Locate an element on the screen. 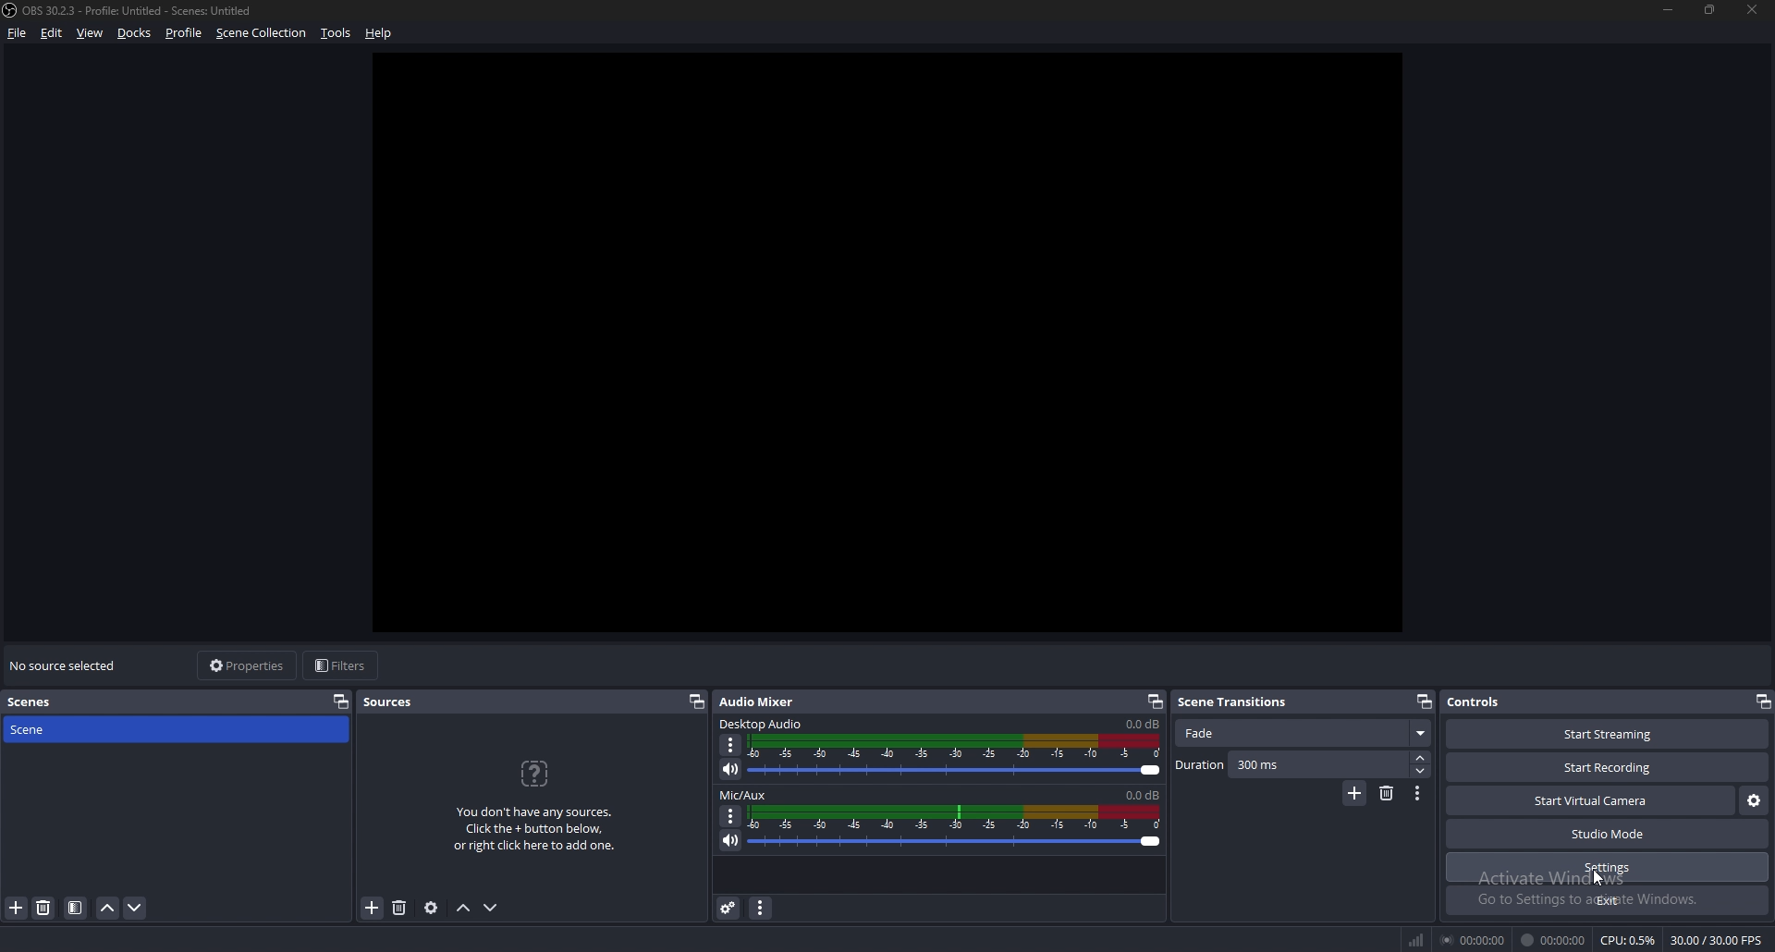 This screenshot has height=952, width=1775. workspace is located at coordinates (904, 342).